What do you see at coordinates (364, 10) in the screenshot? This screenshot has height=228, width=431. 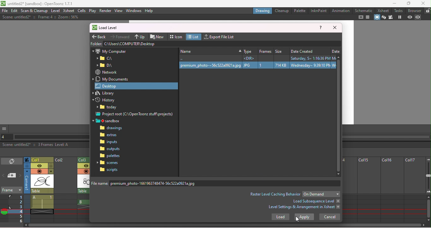 I see `Schematic` at bounding box center [364, 10].